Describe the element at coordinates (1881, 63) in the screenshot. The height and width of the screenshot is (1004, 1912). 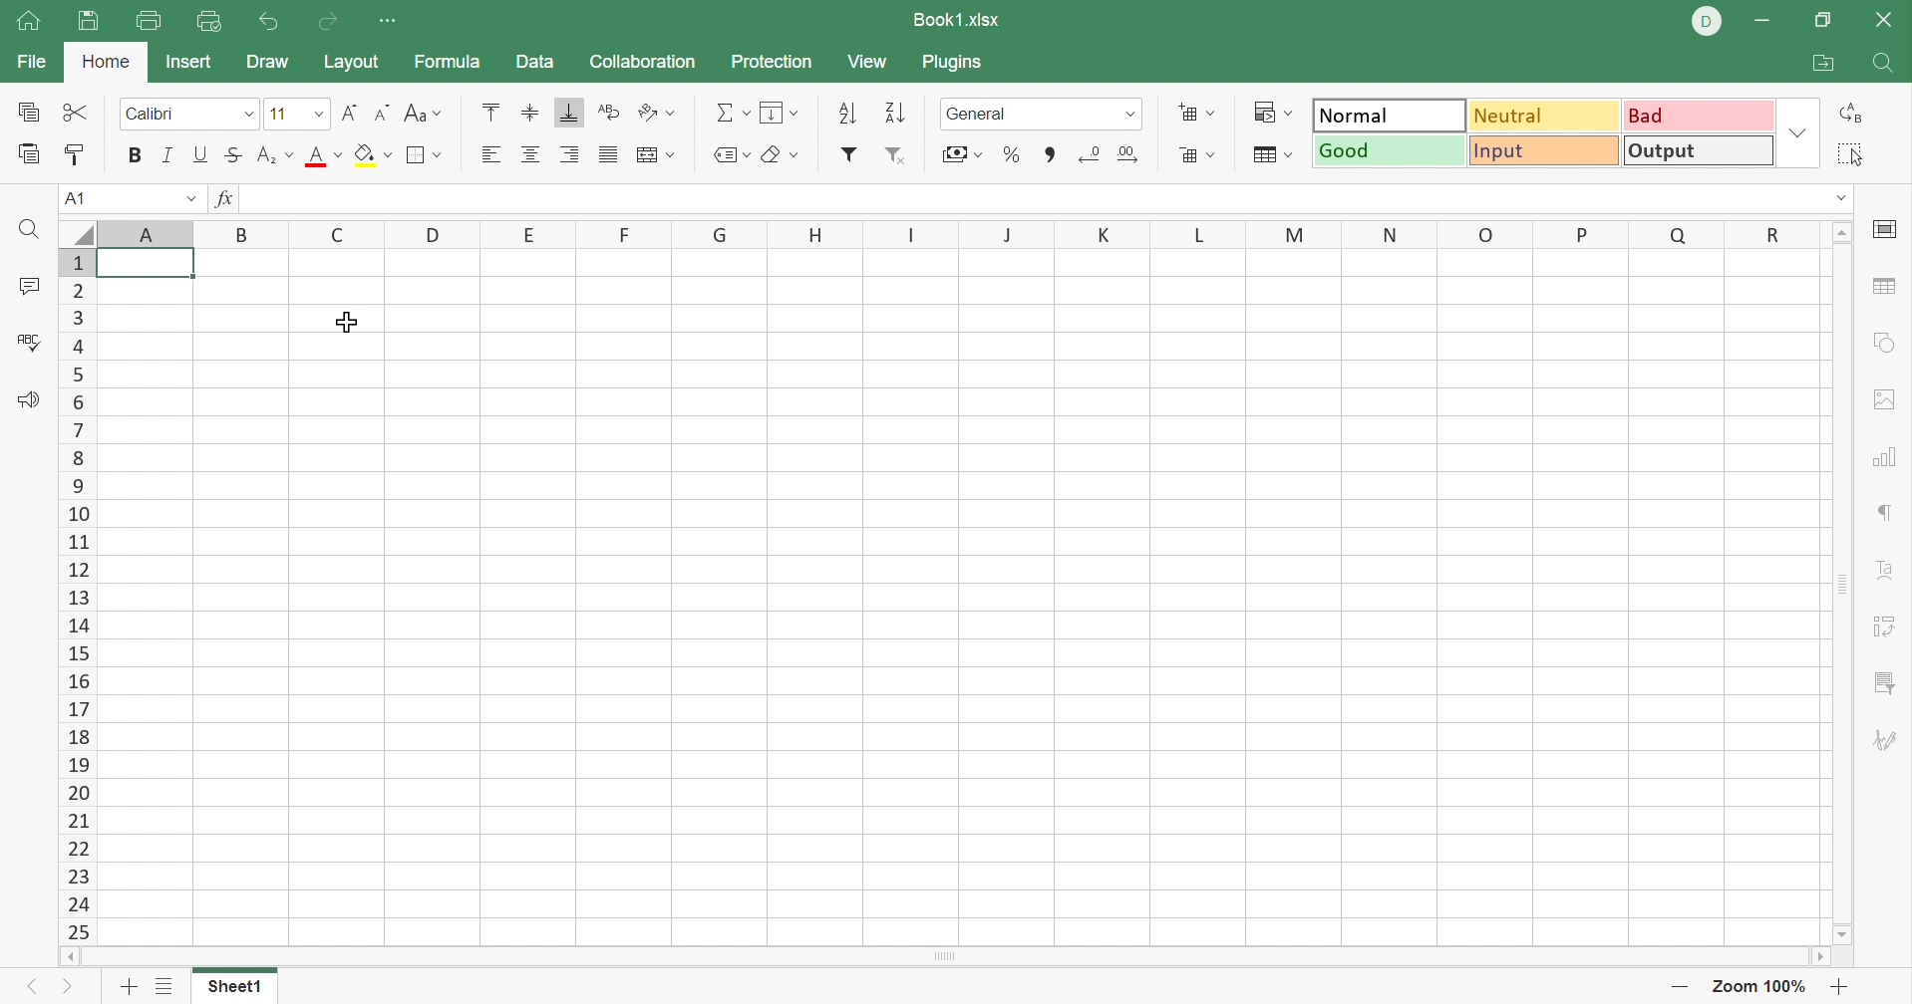
I see `Find` at that location.